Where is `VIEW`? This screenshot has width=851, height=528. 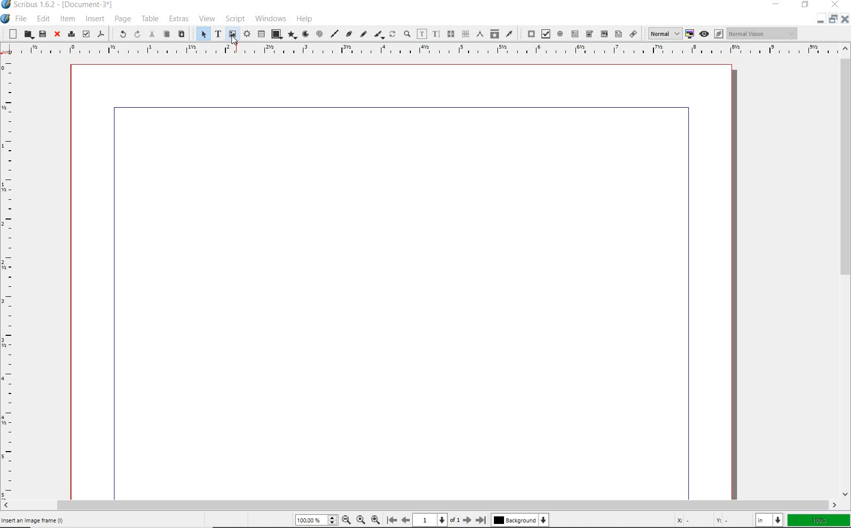 VIEW is located at coordinates (208, 18).